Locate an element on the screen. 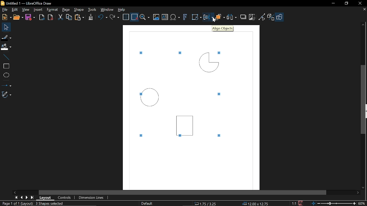 Image resolution: width=367 pixels, height=206 pixels. Move up is located at coordinates (364, 25).